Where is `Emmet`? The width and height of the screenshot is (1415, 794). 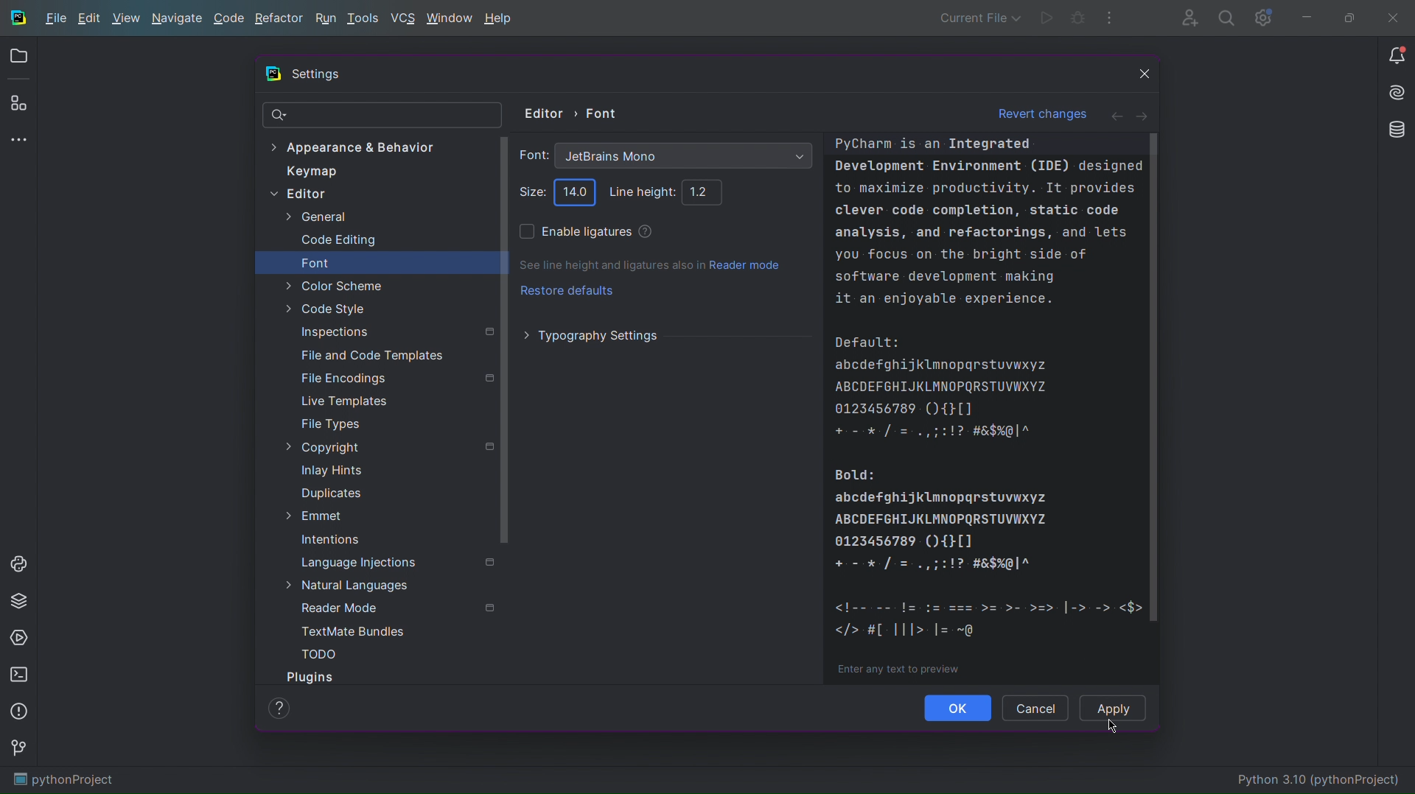 Emmet is located at coordinates (310, 516).